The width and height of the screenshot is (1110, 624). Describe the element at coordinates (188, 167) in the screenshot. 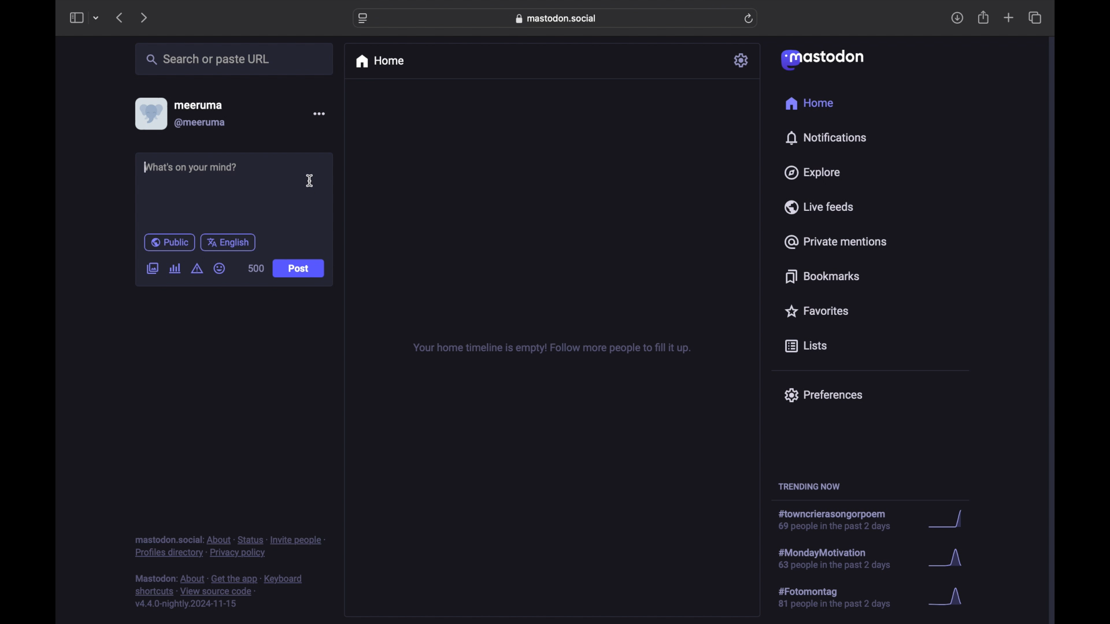

I see `what's on your mind?` at that location.